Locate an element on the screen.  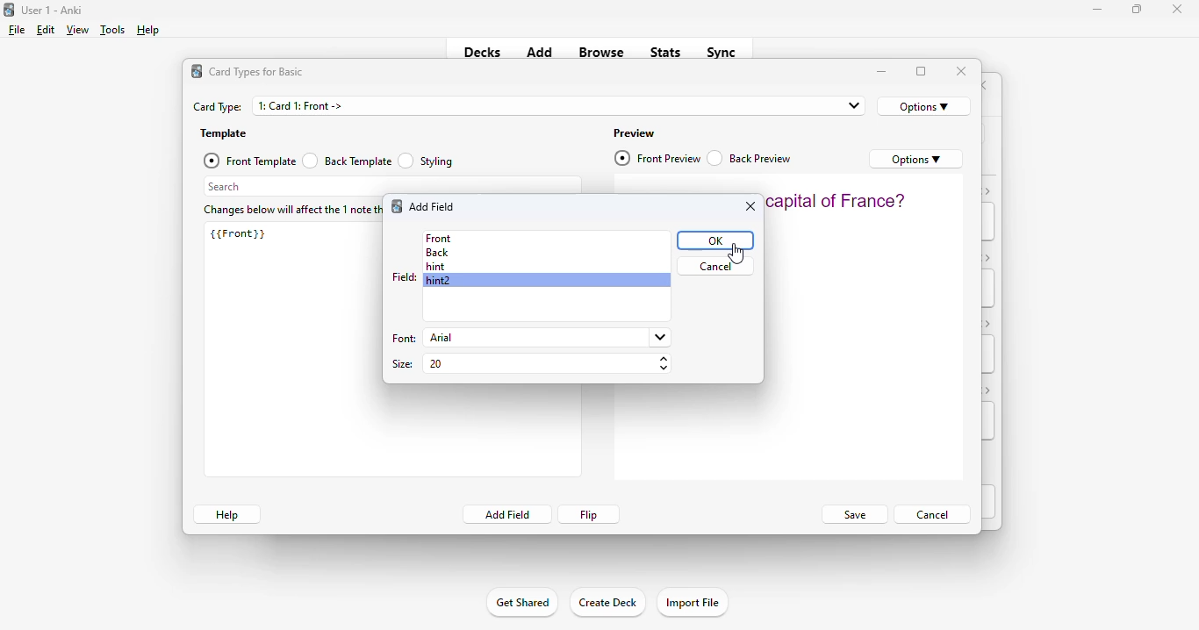
import file is located at coordinates (692, 603).